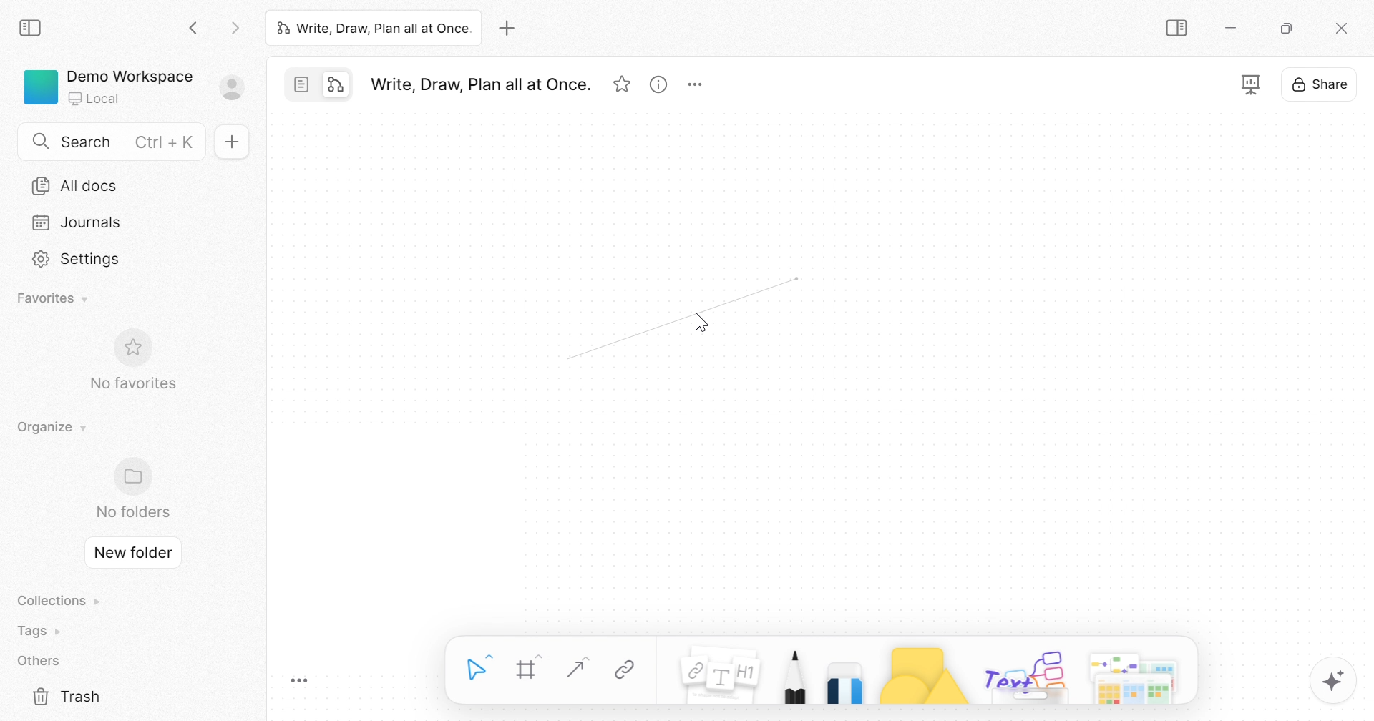 Image resolution: width=1374 pixels, height=721 pixels. Describe the element at coordinates (1320, 87) in the screenshot. I see `Share` at that location.